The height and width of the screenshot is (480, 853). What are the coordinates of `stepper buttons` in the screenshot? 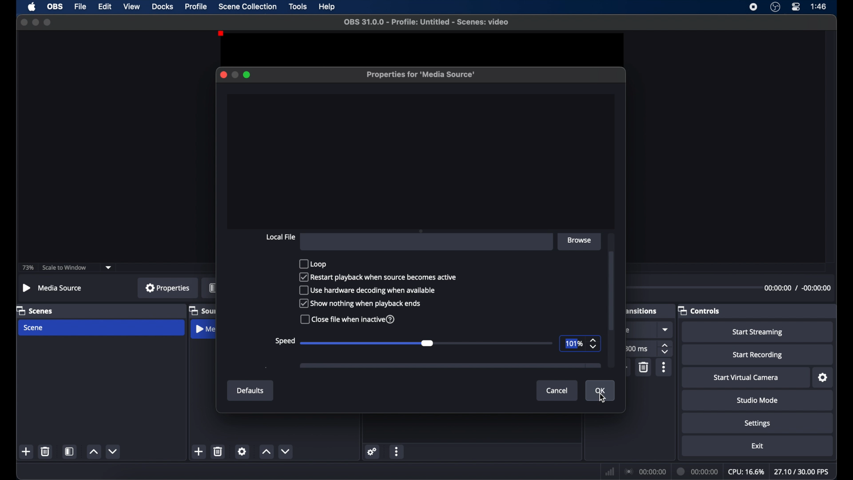 It's located at (594, 344).